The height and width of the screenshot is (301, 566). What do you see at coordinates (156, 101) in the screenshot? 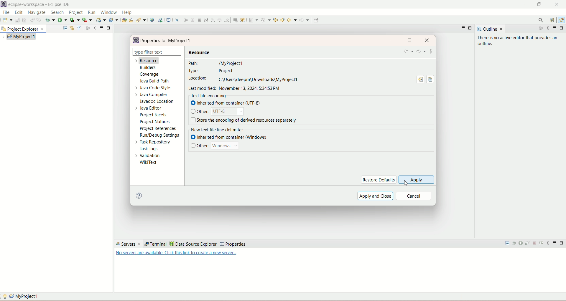
I see `javadoc location` at bounding box center [156, 101].